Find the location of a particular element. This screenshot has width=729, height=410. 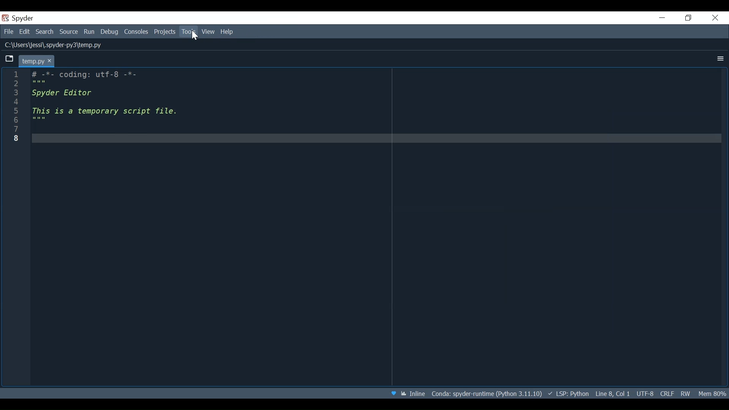

Consoles is located at coordinates (136, 32).